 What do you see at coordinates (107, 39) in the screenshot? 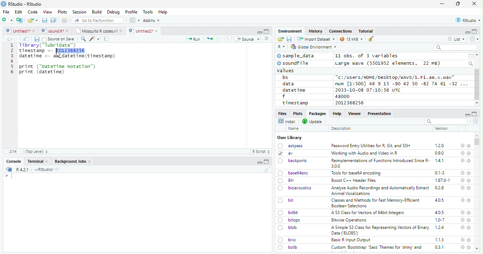
I see `Compile report` at bounding box center [107, 39].